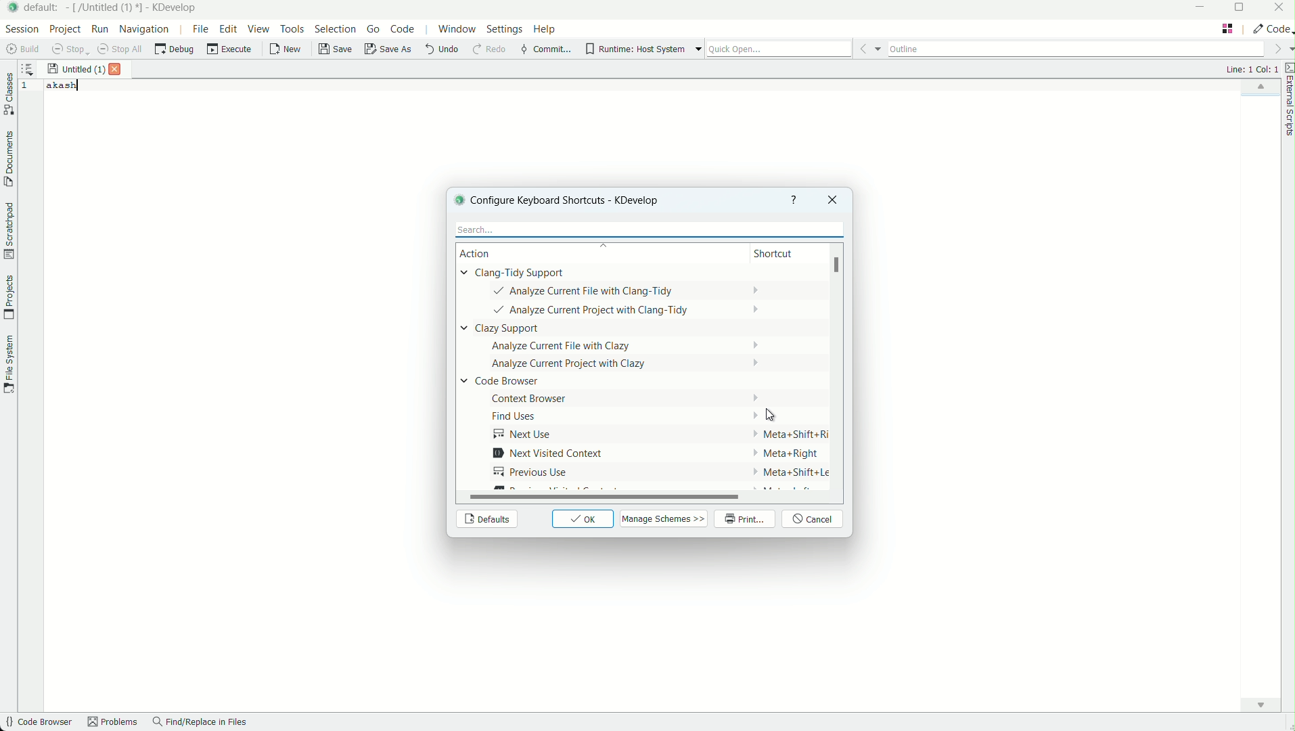 The image size is (1295, 731). I want to click on code menu, so click(403, 29).